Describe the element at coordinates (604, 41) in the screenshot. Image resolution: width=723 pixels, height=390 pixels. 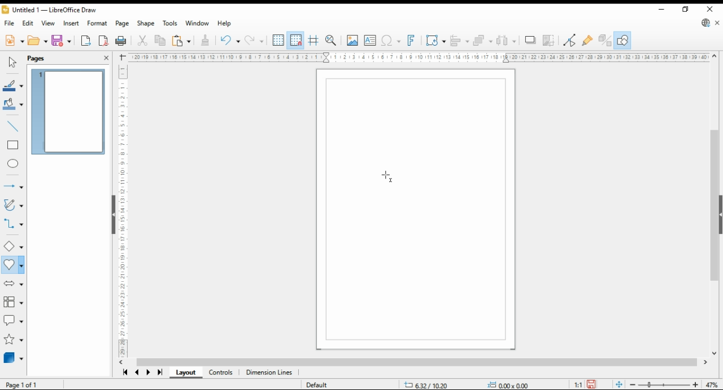
I see `toggle extrusions` at that location.